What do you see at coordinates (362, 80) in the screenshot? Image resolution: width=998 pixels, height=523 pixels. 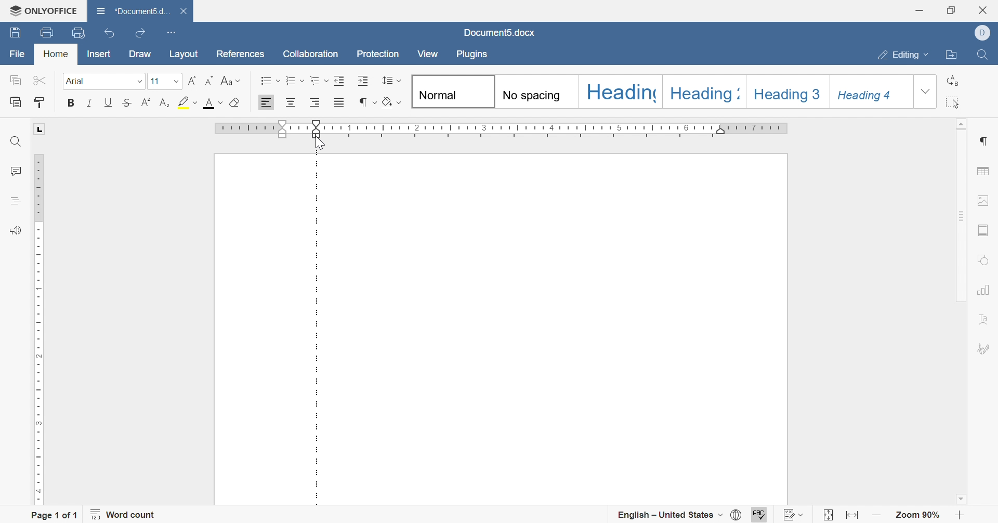 I see `increase indent` at bounding box center [362, 80].